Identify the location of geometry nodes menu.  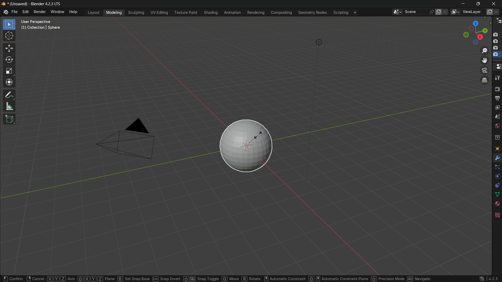
(313, 13).